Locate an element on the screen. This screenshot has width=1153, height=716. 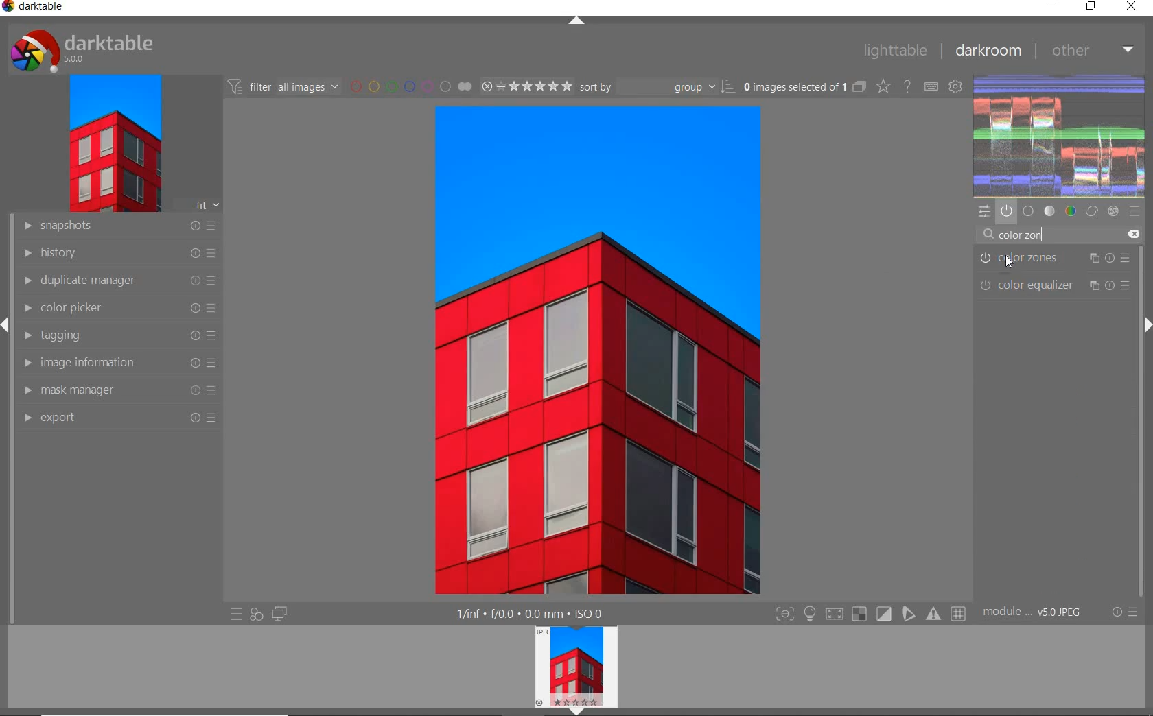
DELETE is located at coordinates (1132, 233).